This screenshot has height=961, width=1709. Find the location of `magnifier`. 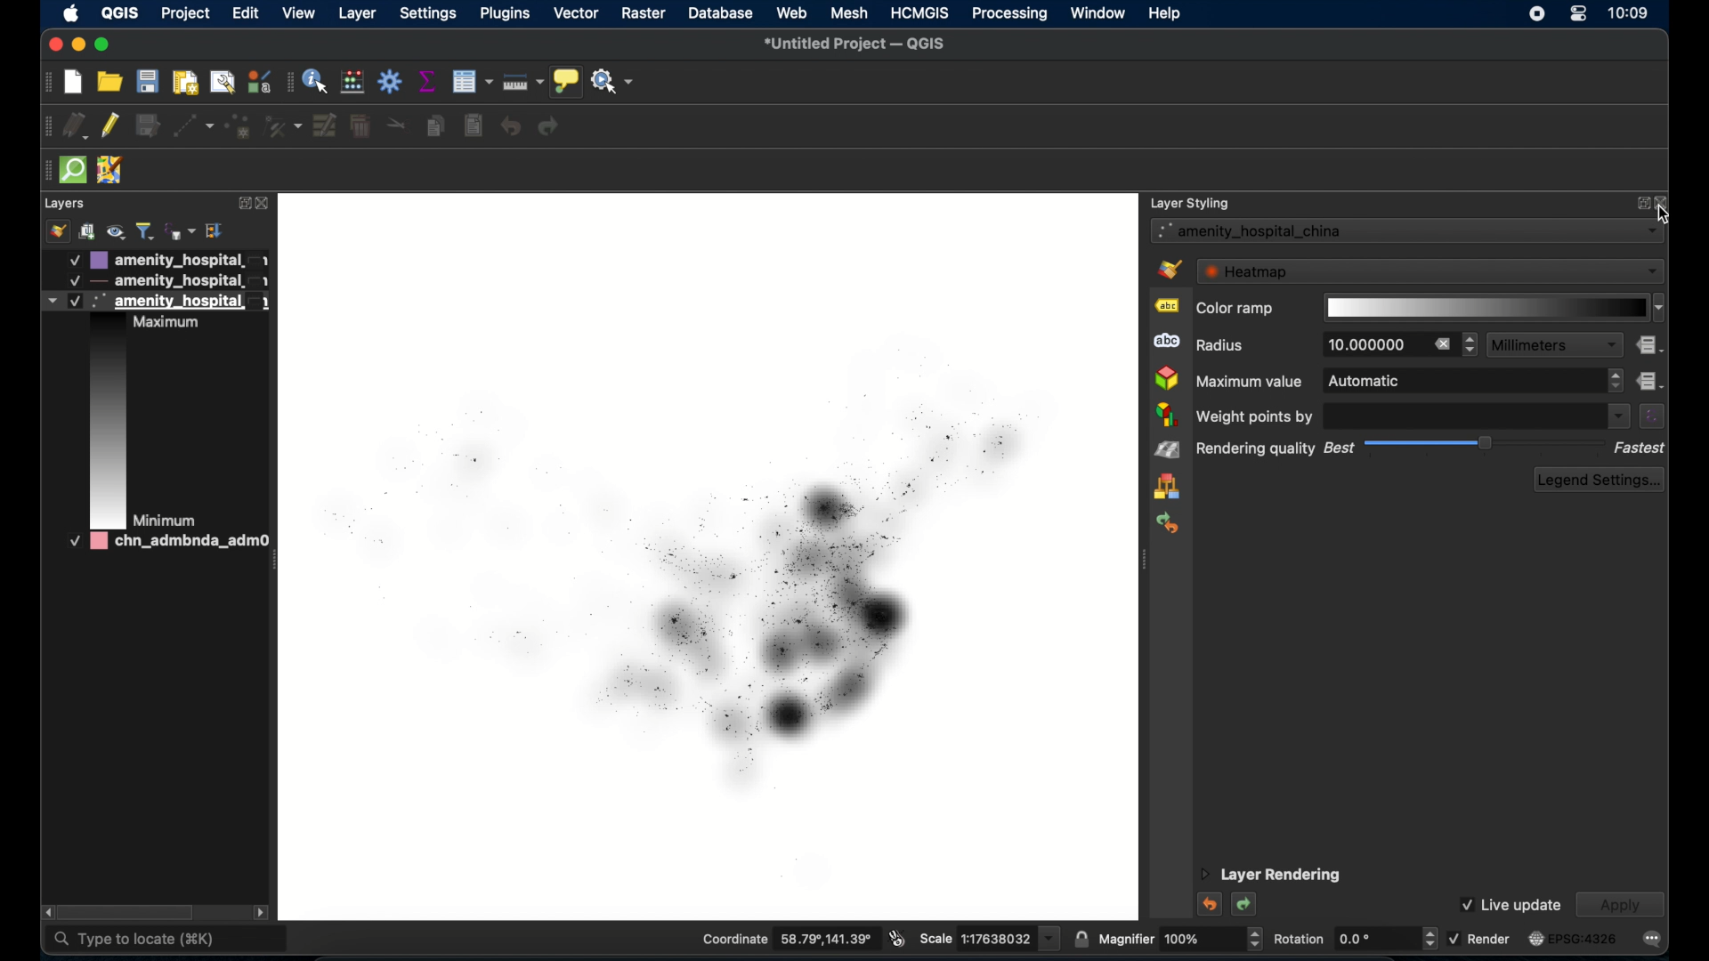

magnifier is located at coordinates (1179, 939).